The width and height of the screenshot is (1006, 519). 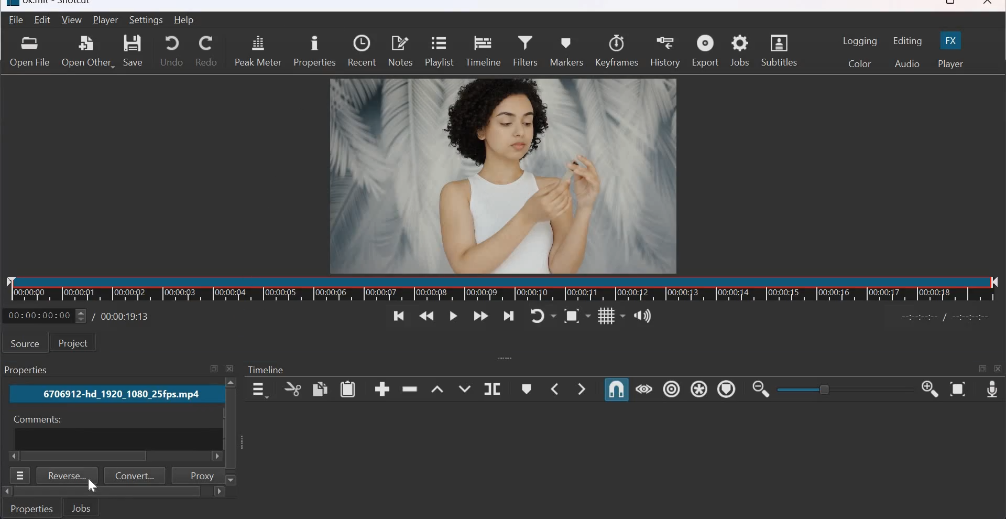 What do you see at coordinates (215, 457) in the screenshot?
I see `scroll left` at bounding box center [215, 457].